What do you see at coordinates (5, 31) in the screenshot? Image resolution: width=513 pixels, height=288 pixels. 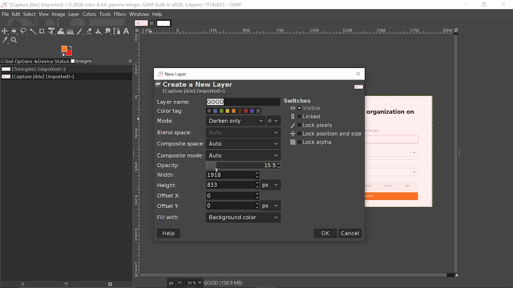 I see `Move tool` at bounding box center [5, 31].